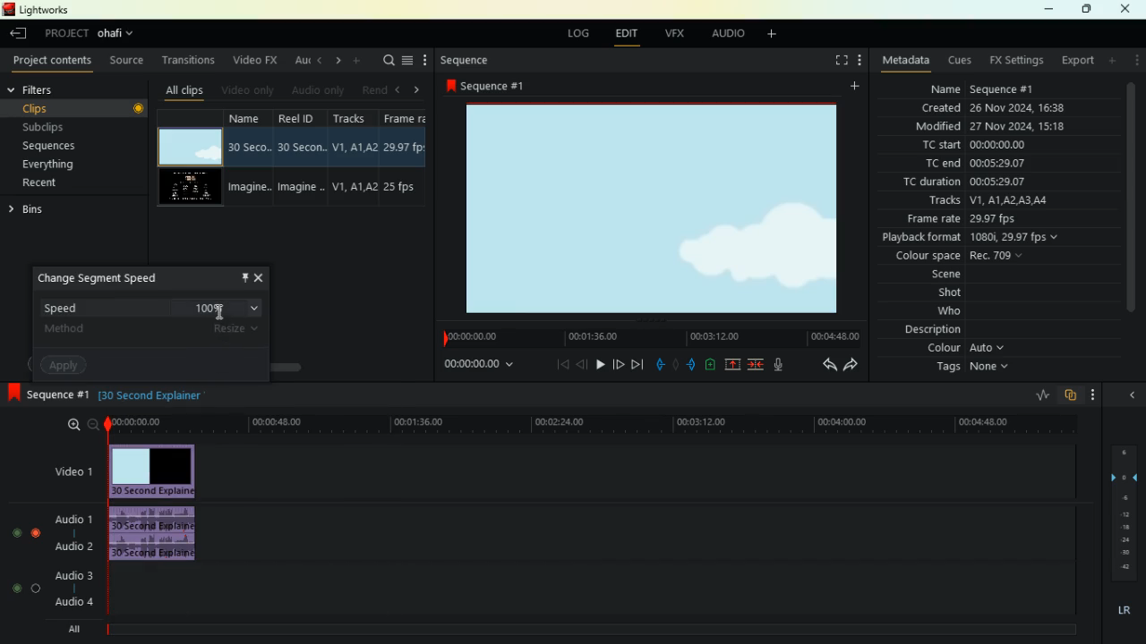 This screenshot has width=1146, height=644. What do you see at coordinates (933, 330) in the screenshot?
I see `description` at bounding box center [933, 330].